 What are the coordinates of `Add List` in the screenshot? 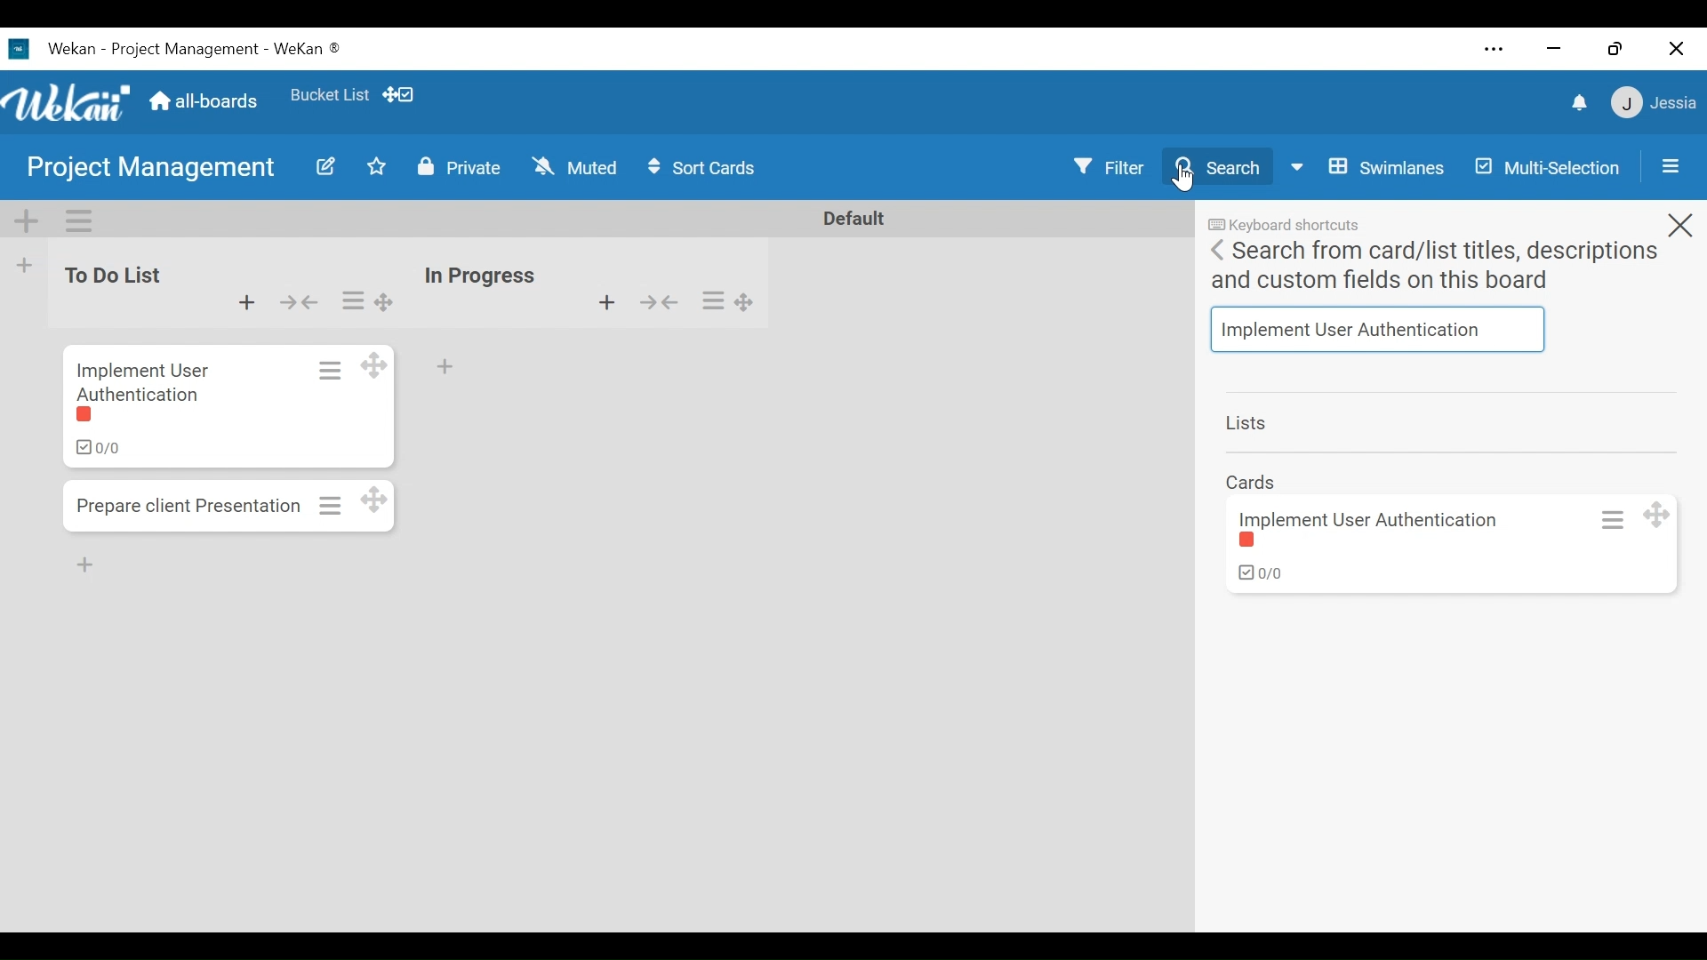 It's located at (28, 266).